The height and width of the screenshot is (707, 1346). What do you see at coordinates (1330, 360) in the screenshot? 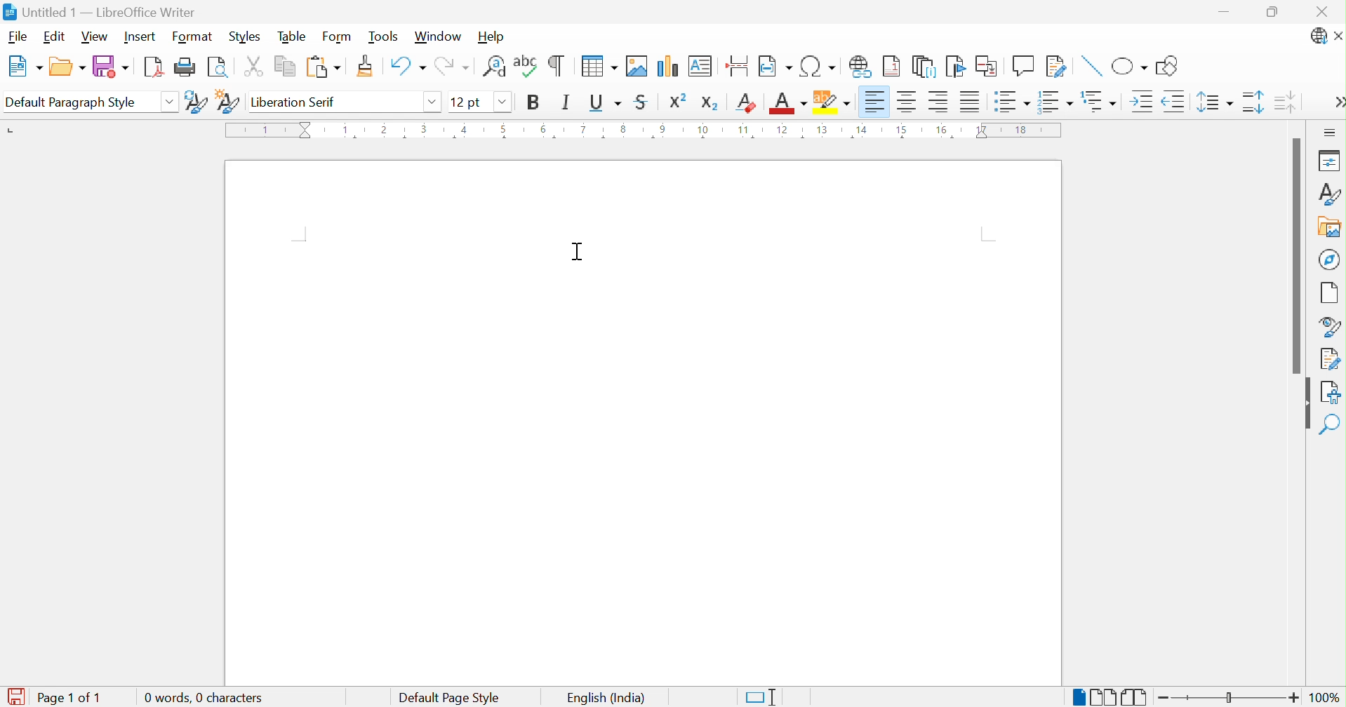
I see `Manage changes` at bounding box center [1330, 360].